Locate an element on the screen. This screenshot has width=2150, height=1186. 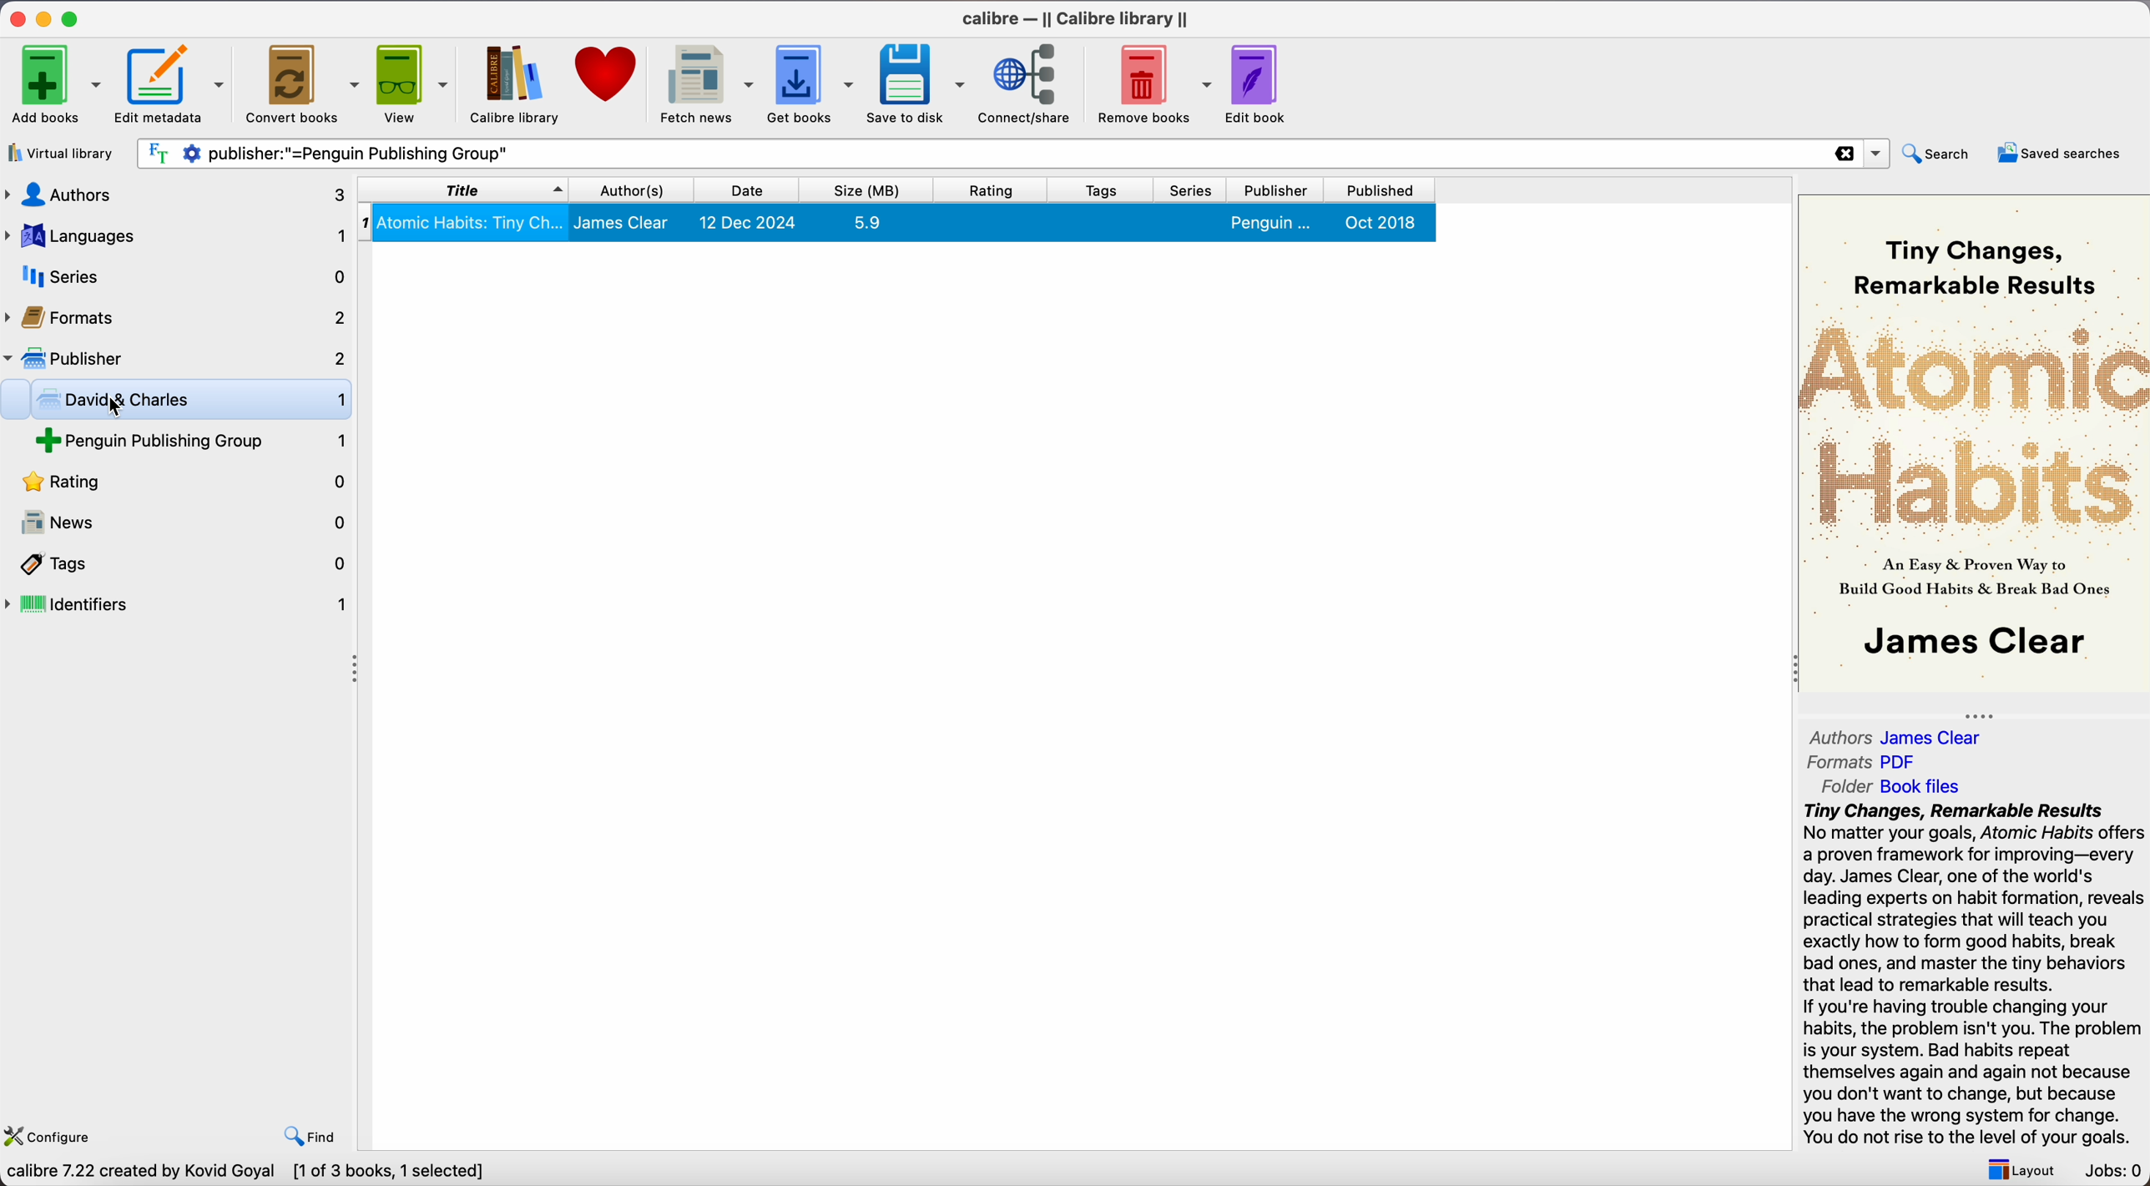
size is located at coordinates (876, 189).